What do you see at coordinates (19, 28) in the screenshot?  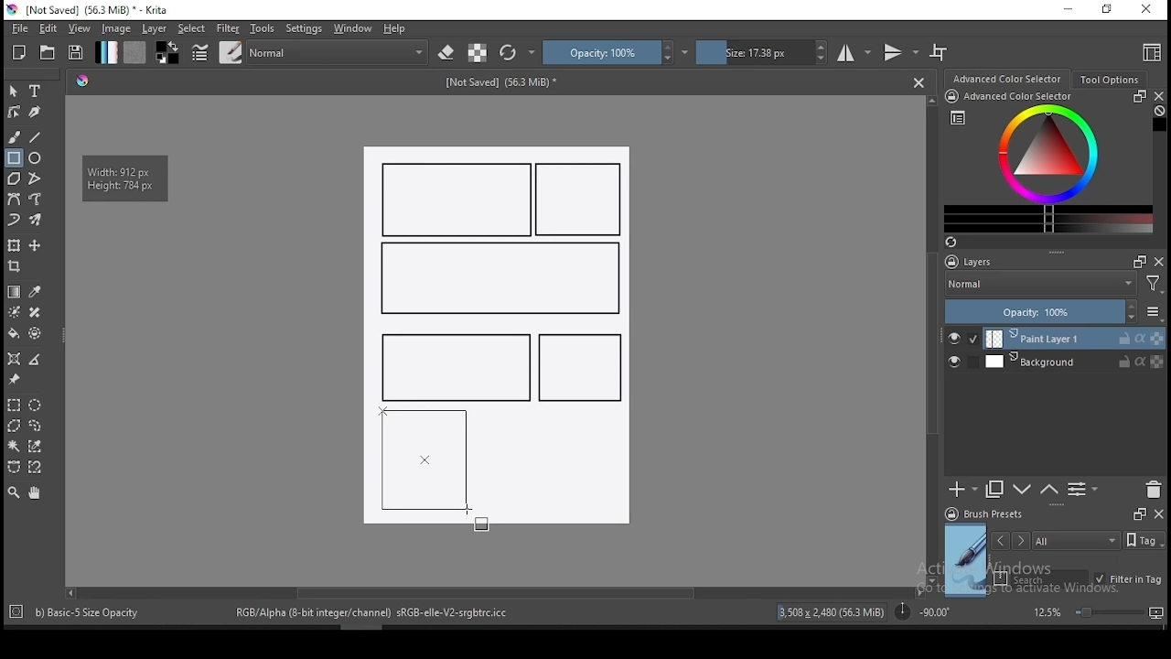 I see `file` at bounding box center [19, 28].